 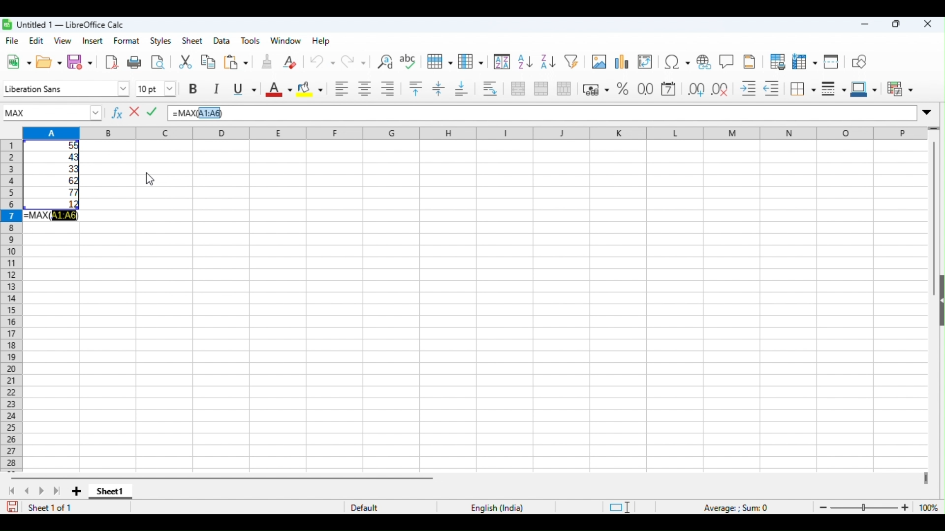 What do you see at coordinates (266, 61) in the screenshot?
I see `clone` at bounding box center [266, 61].